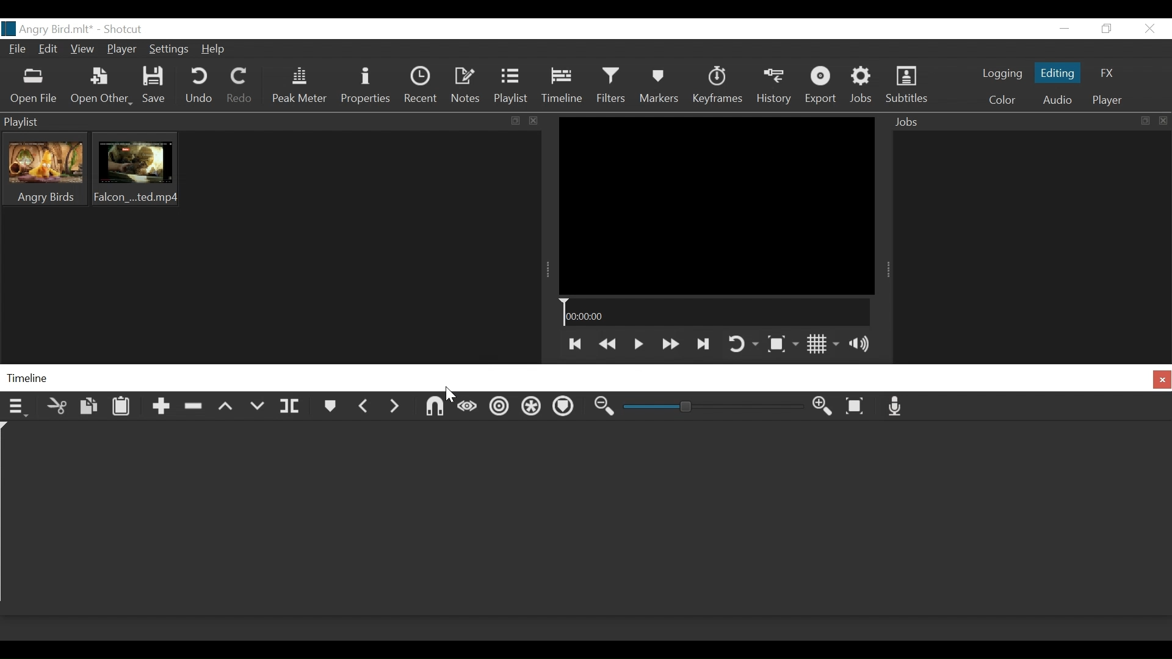 The width and height of the screenshot is (1172, 659). I want to click on Player, so click(1105, 101).